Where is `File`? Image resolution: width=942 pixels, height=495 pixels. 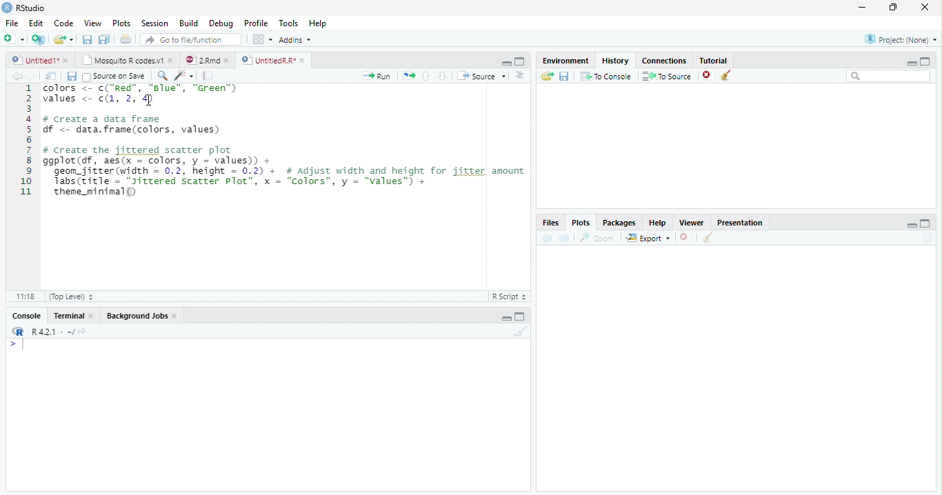 File is located at coordinates (12, 23).